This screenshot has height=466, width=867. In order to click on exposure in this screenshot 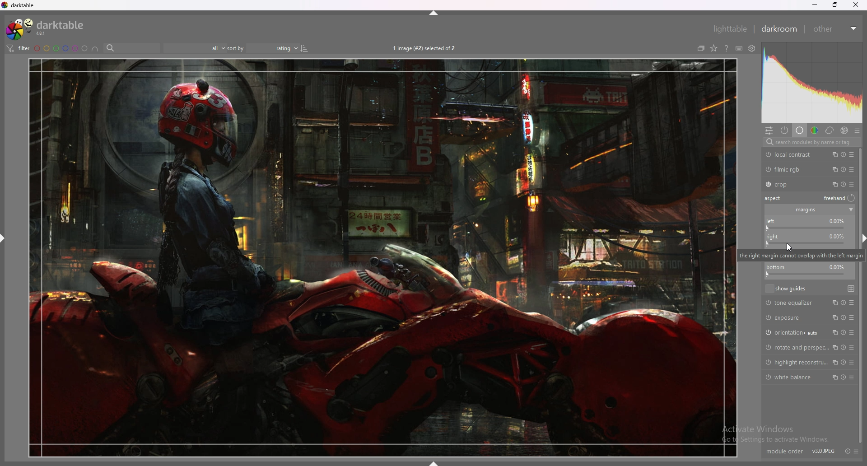, I will do `click(791, 317)`.